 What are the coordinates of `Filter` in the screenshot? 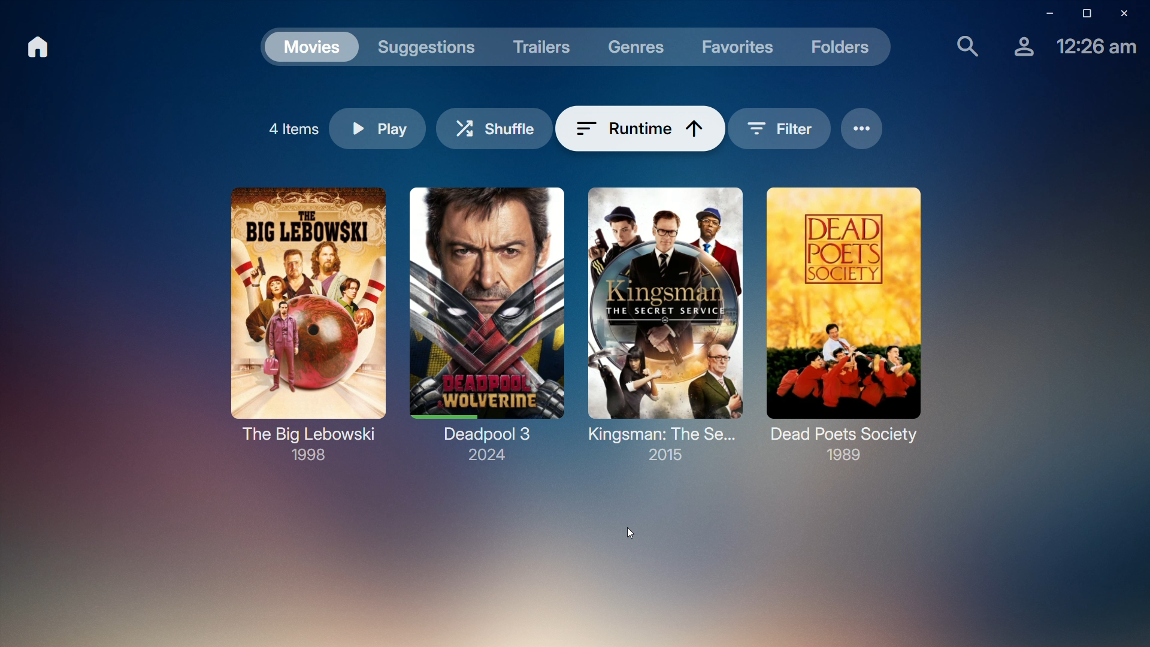 It's located at (765, 128).